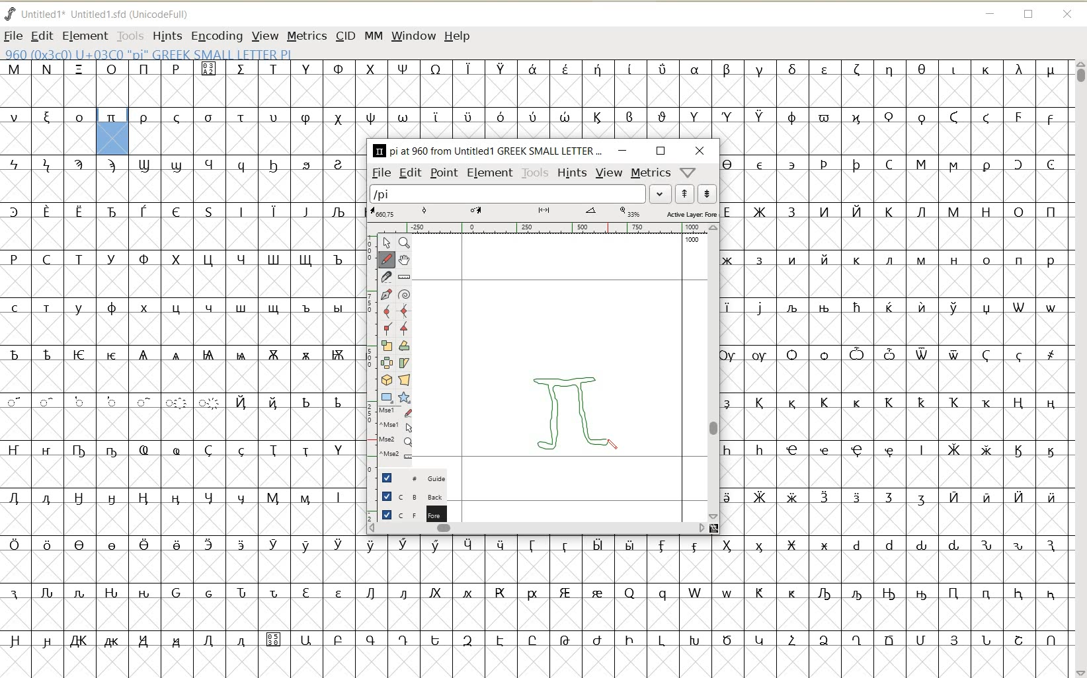  I want to click on VIEW, so click(265, 35).